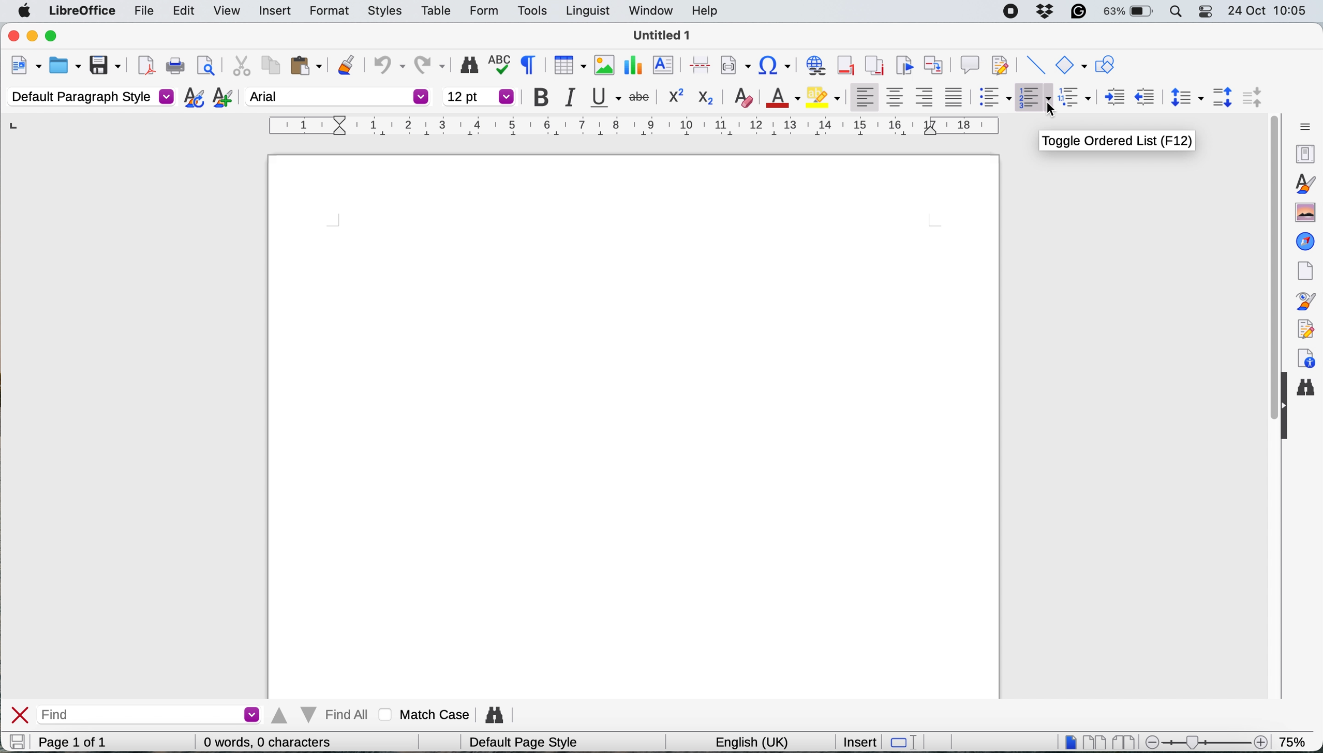 The image size is (1323, 753). Describe the element at coordinates (957, 97) in the screenshot. I see `justified` at that location.